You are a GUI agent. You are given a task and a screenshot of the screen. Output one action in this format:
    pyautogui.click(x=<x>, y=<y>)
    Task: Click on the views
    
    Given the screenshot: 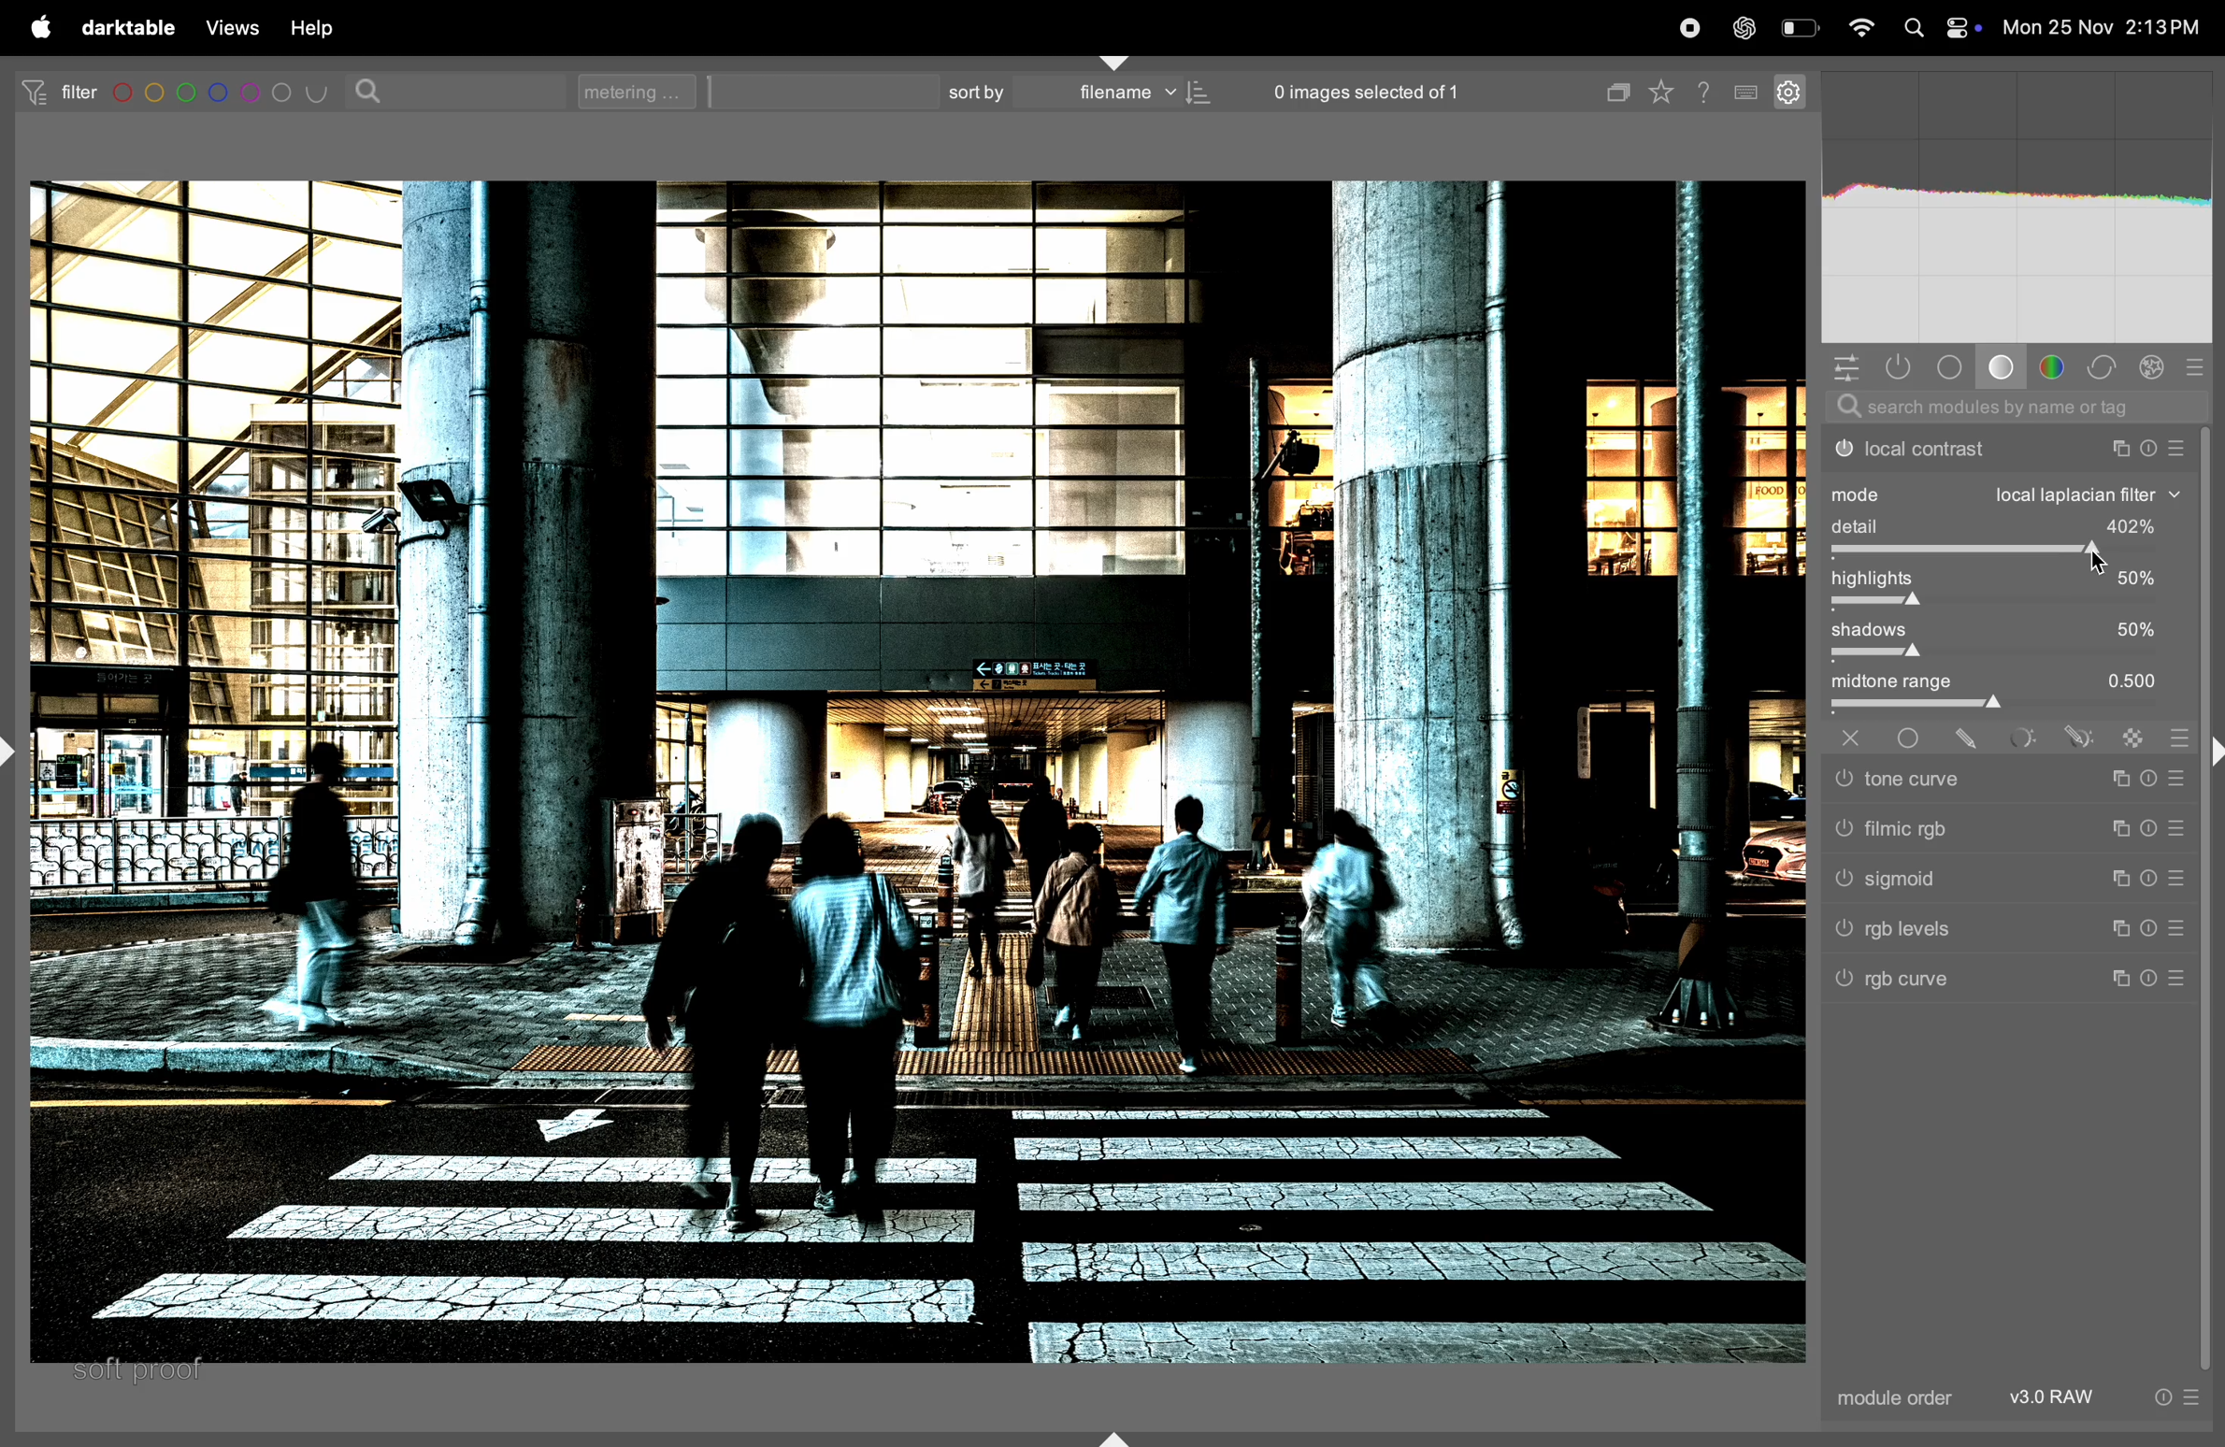 What is the action you would take?
    pyautogui.click(x=228, y=28)
    